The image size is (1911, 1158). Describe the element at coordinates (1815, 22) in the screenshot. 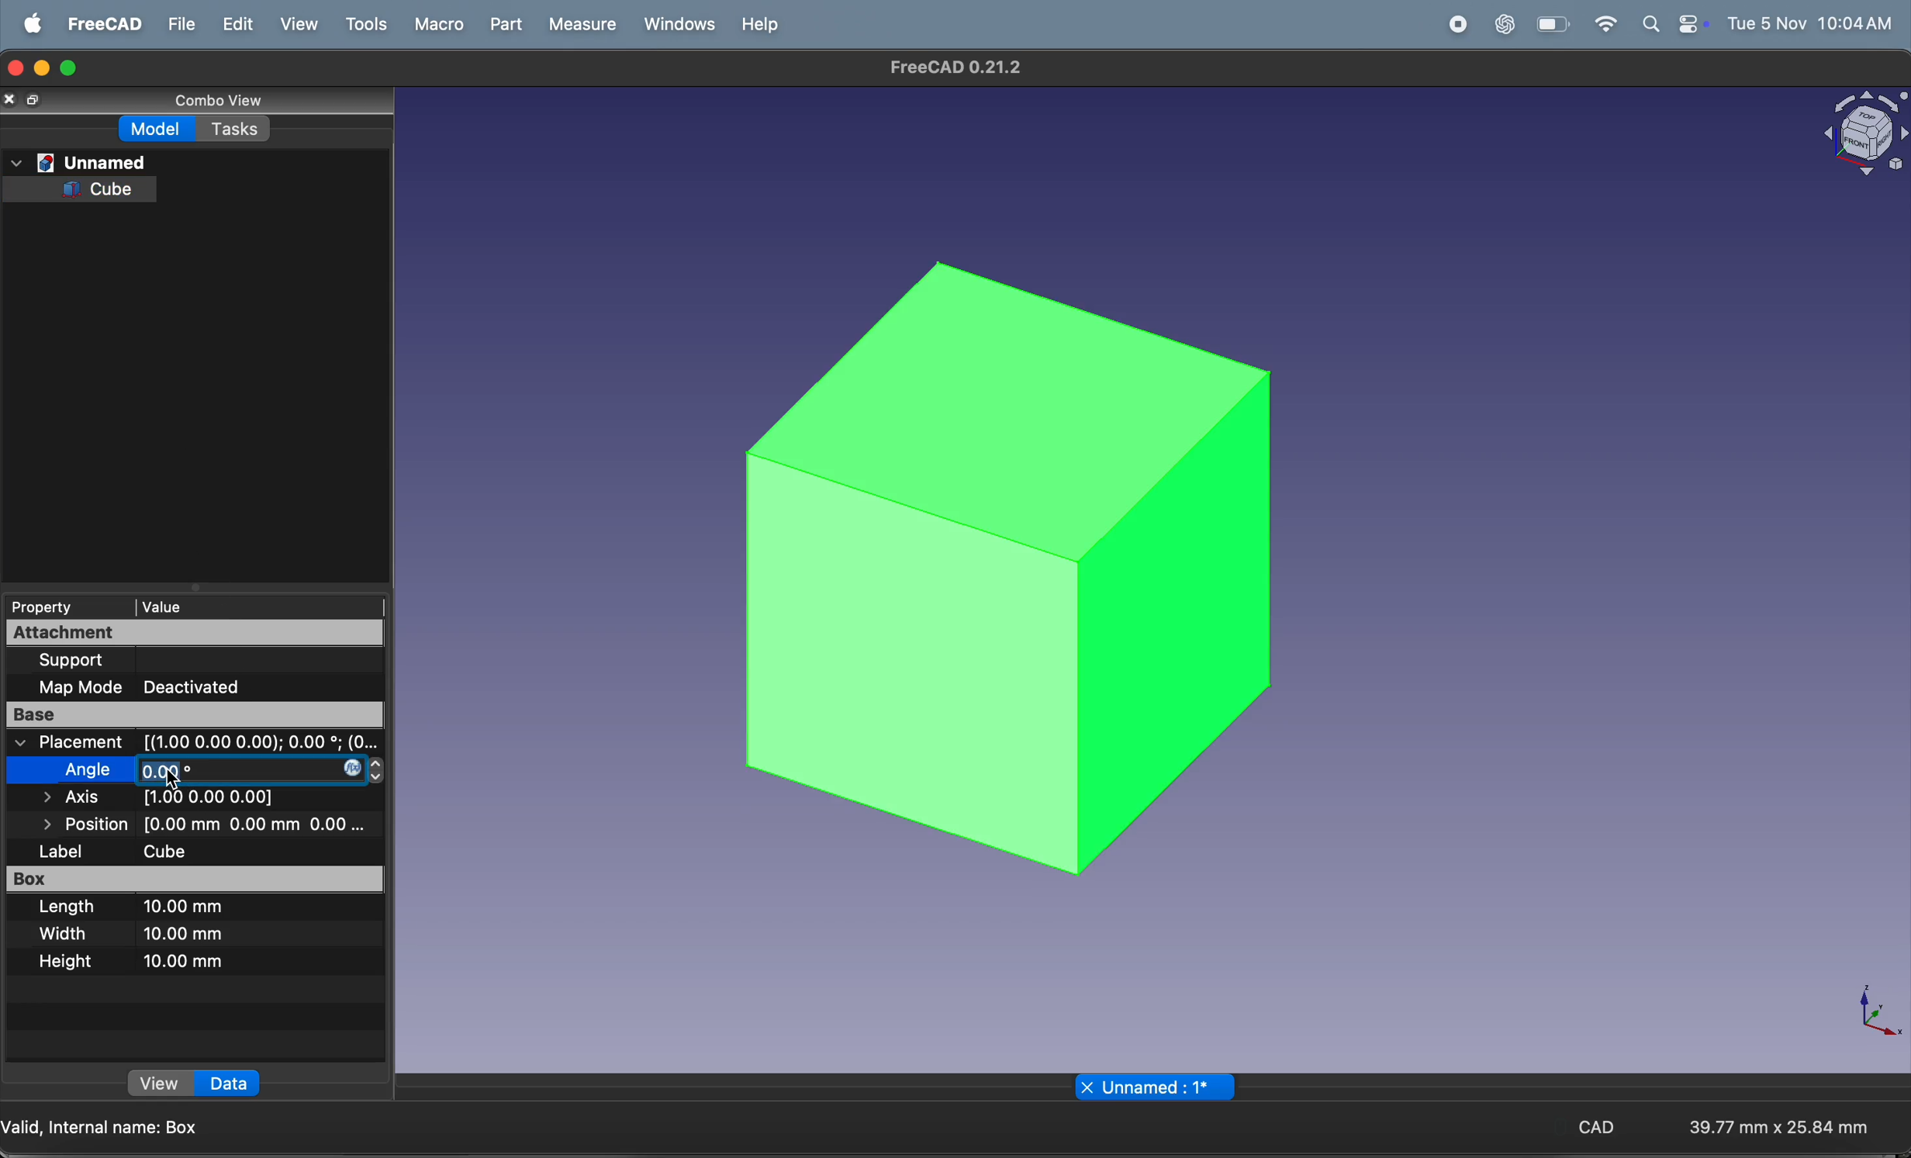

I see `time and date` at that location.